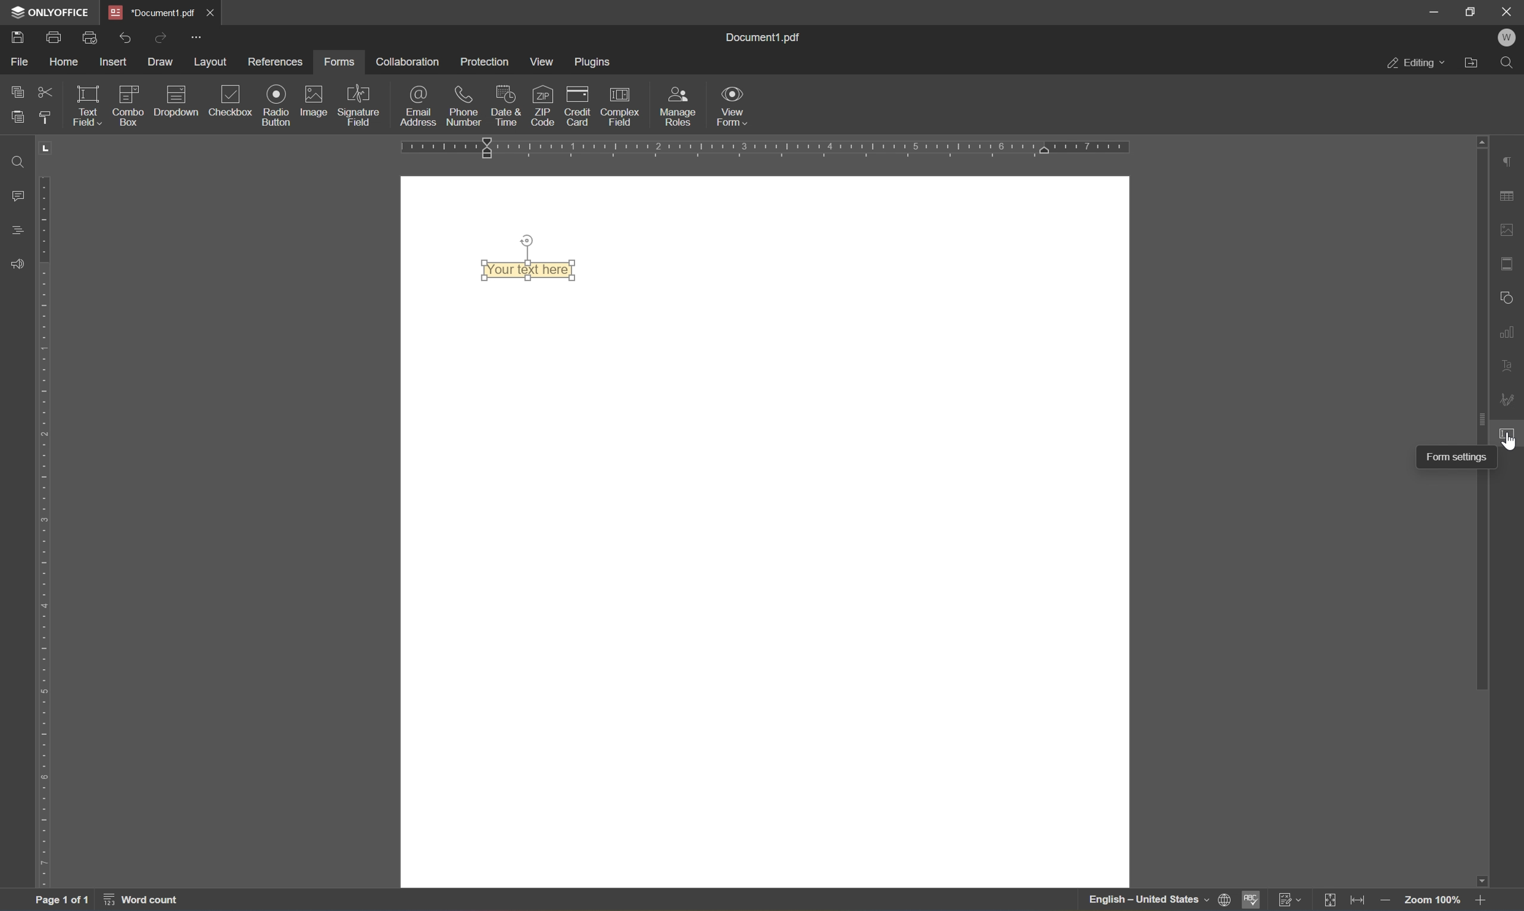 The height and width of the screenshot is (911, 1524). Describe the element at coordinates (160, 40) in the screenshot. I see `undo` at that location.